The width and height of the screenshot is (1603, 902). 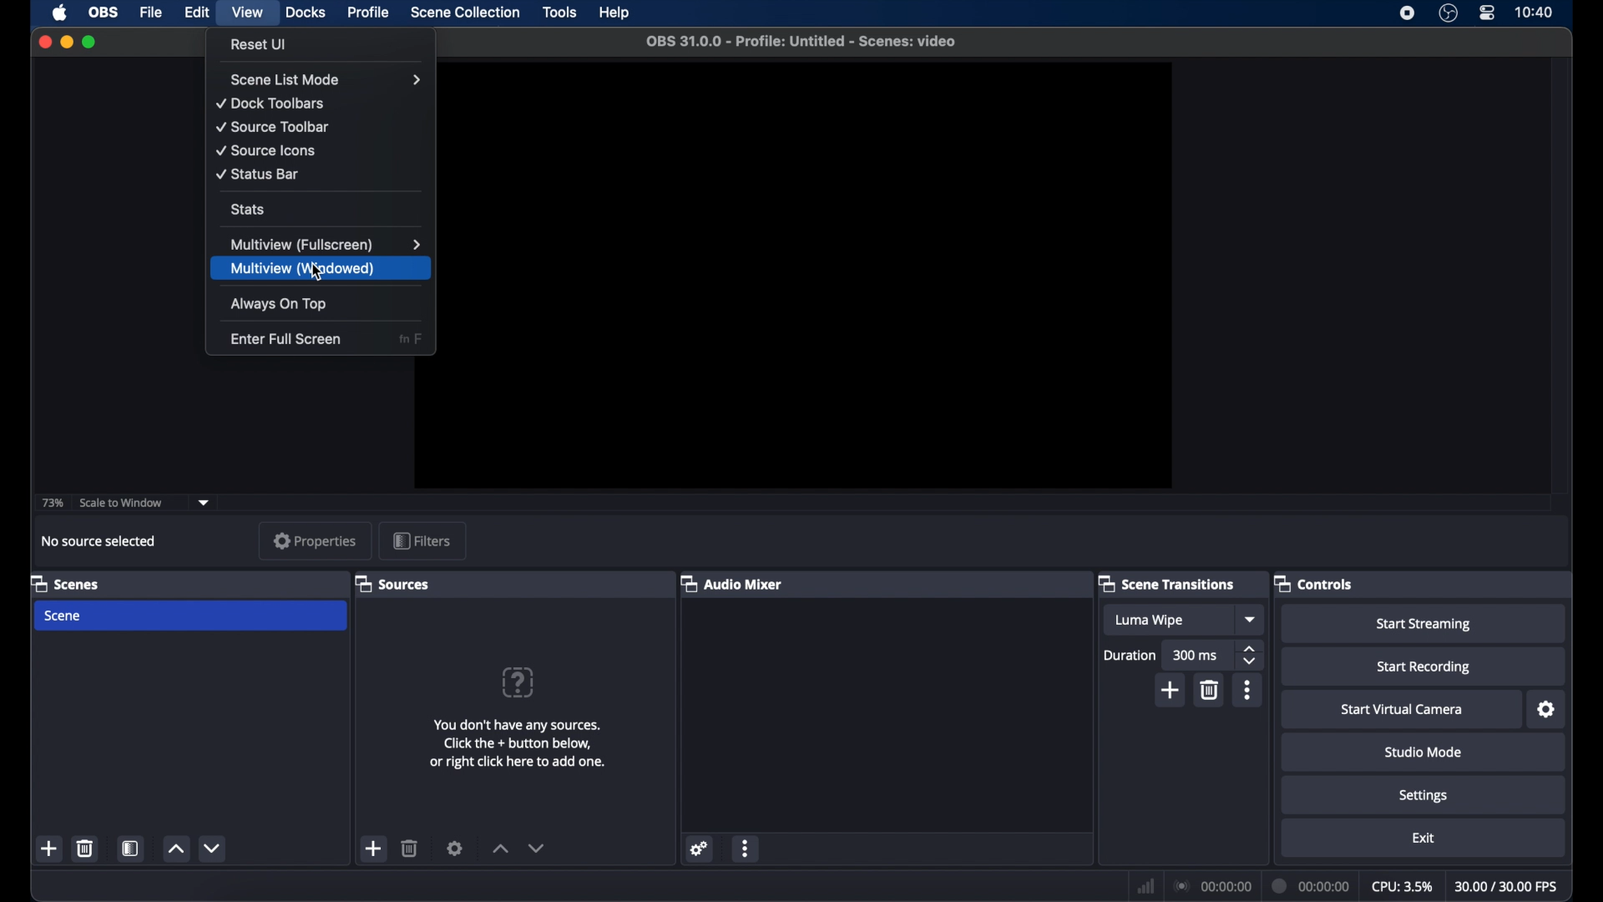 I want to click on studiomode, so click(x=1424, y=752).